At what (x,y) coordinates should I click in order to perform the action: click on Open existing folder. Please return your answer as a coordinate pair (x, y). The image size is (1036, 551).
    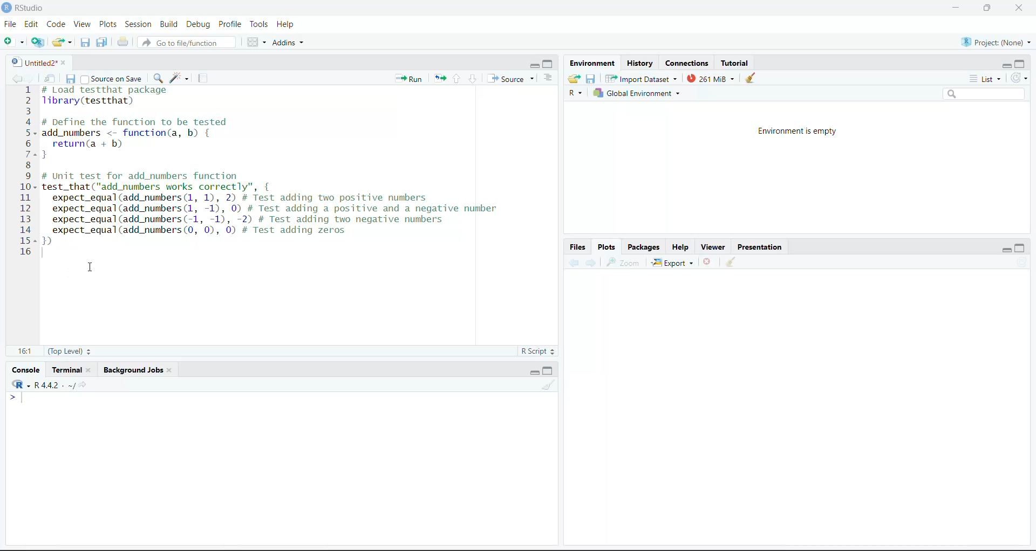
    Looking at the image, I should click on (61, 42).